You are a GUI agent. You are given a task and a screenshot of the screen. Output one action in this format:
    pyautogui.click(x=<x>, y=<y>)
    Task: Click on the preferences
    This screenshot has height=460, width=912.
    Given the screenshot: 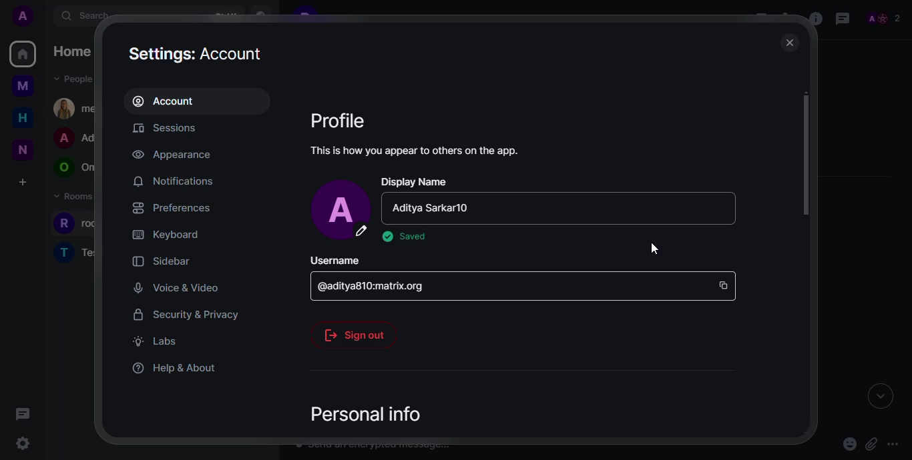 What is the action you would take?
    pyautogui.click(x=172, y=207)
    